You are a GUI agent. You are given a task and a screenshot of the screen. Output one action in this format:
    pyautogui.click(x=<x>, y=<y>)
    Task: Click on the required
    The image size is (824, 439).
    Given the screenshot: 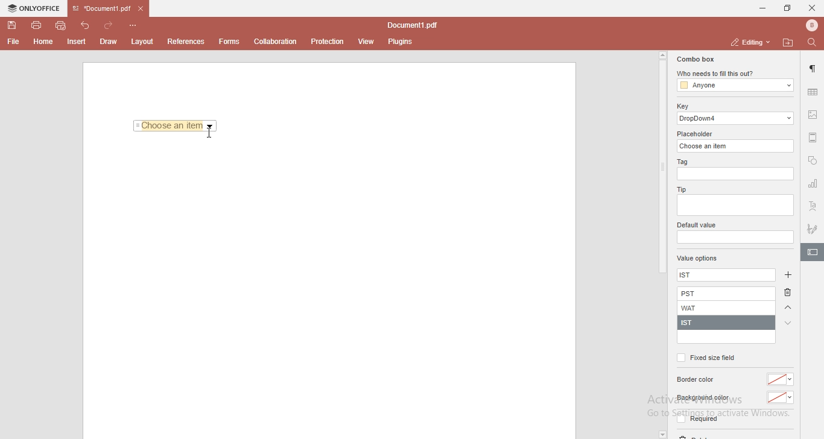 What is the action you would take?
    pyautogui.click(x=696, y=421)
    